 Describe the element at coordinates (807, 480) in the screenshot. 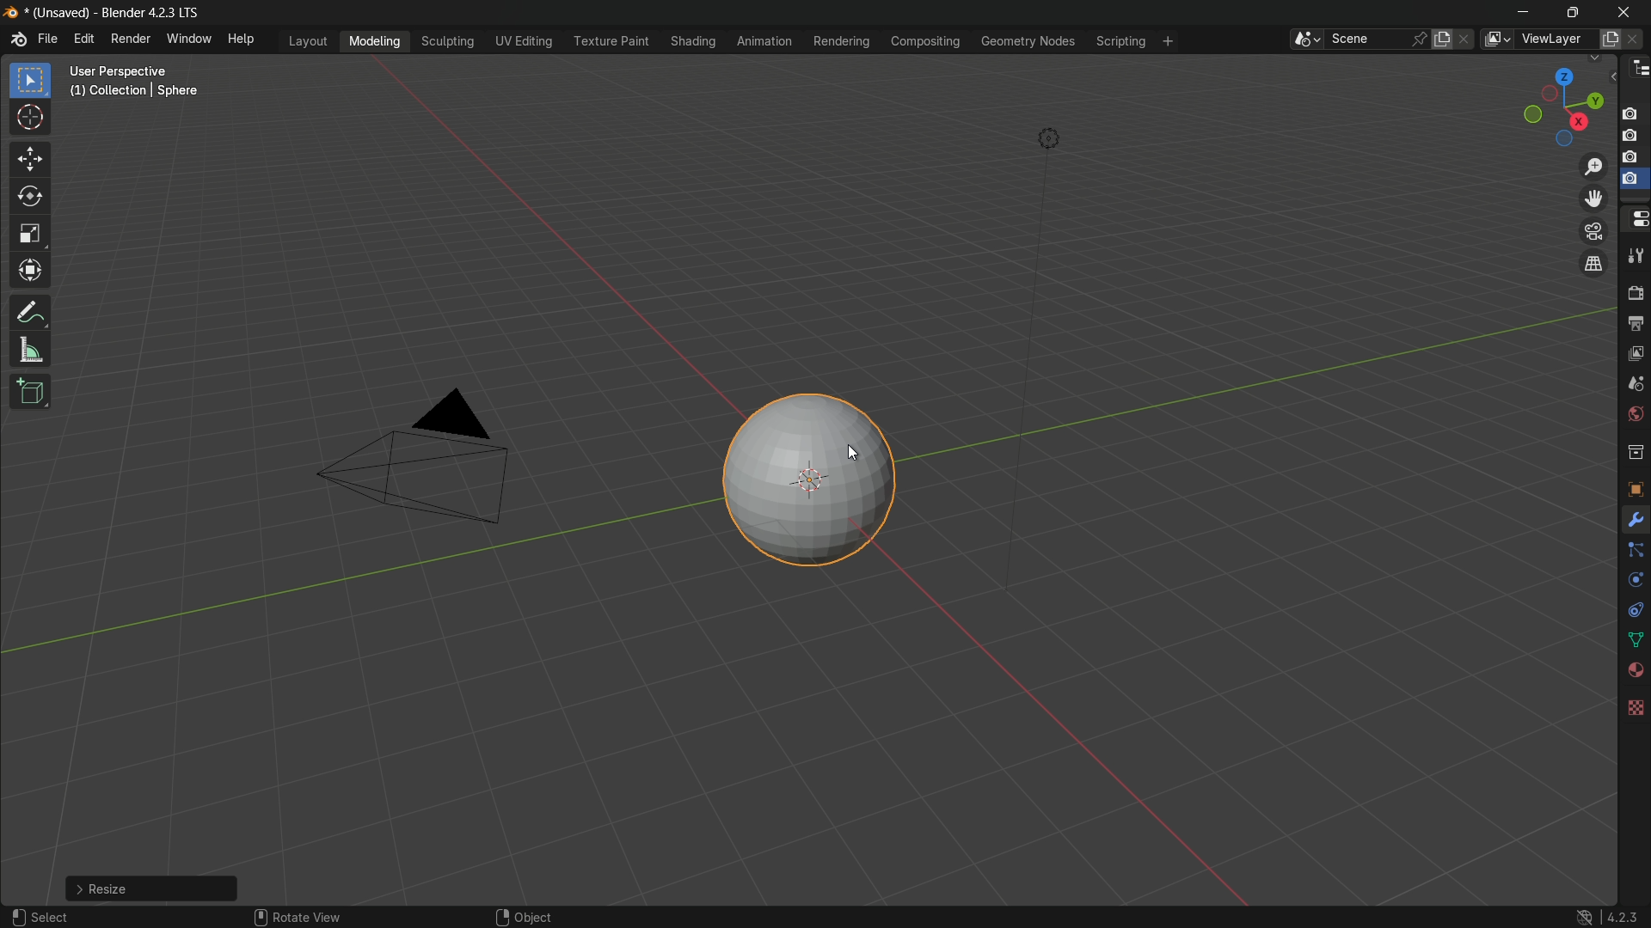

I see `sphere is scaled down by half` at that location.